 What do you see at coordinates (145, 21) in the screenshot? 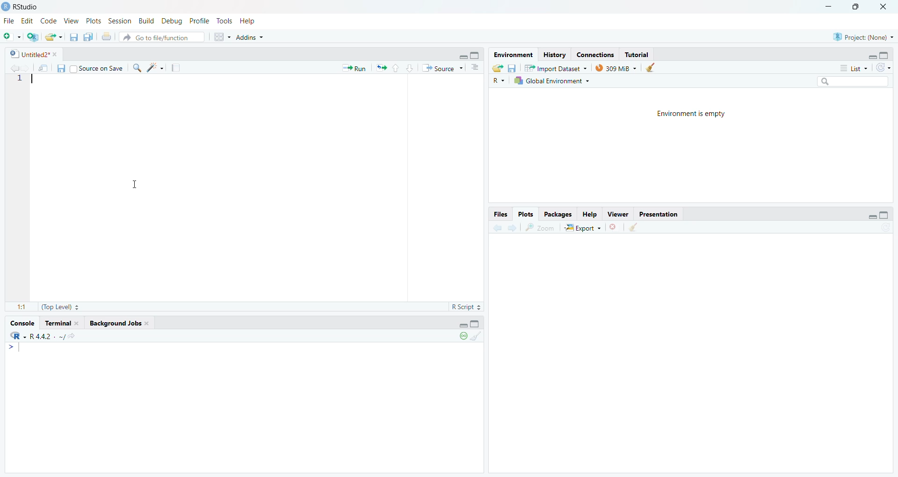
I see `Build` at bounding box center [145, 21].